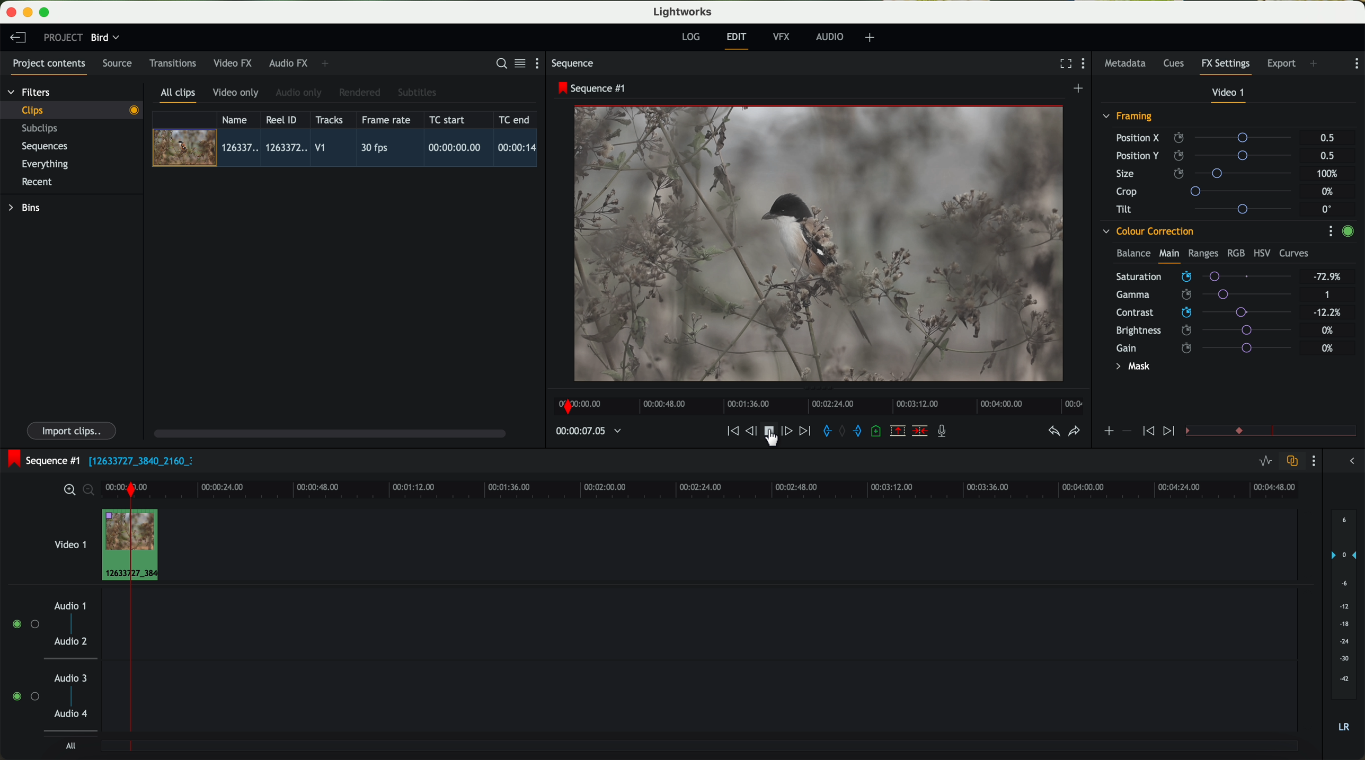  Describe the element at coordinates (69, 542) in the screenshot. I see `video 1` at that location.